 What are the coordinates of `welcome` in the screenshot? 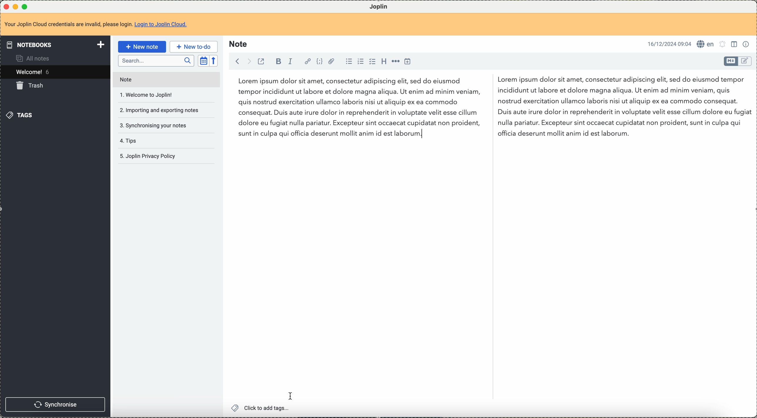 It's located at (54, 72).